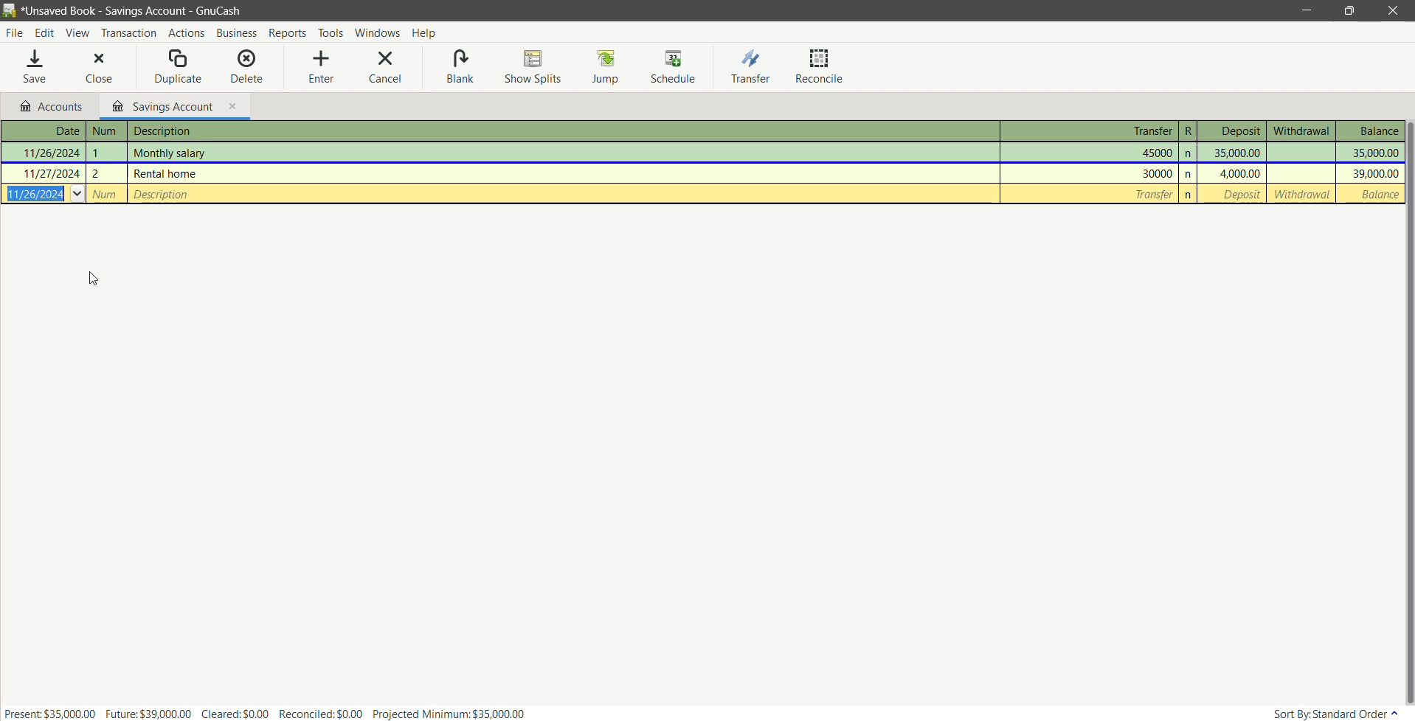 The width and height of the screenshot is (1415, 721). I want to click on 1, so click(107, 151).